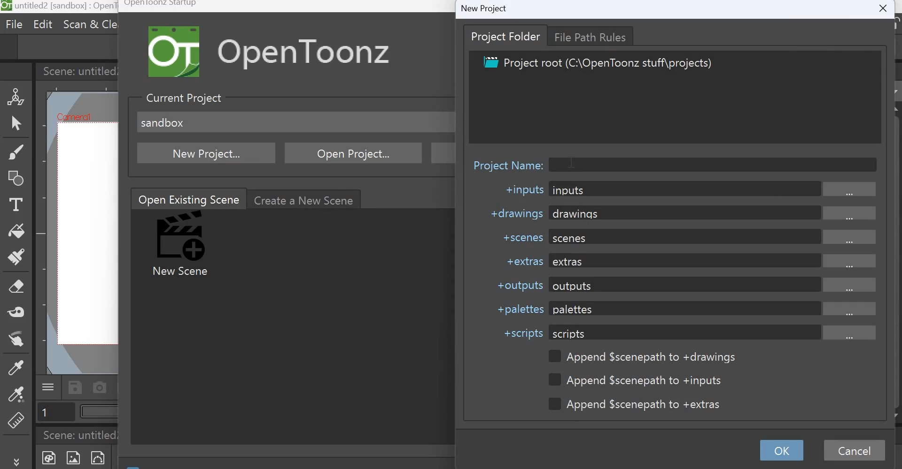 The height and width of the screenshot is (469, 902). Describe the element at coordinates (75, 387) in the screenshot. I see `Save scene` at that location.